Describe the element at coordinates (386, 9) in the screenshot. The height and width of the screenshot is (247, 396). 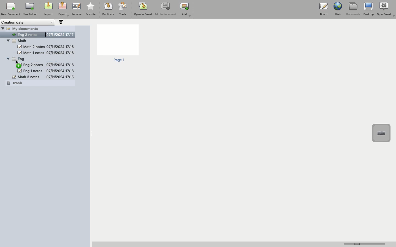
I see `OpenBoard` at that location.